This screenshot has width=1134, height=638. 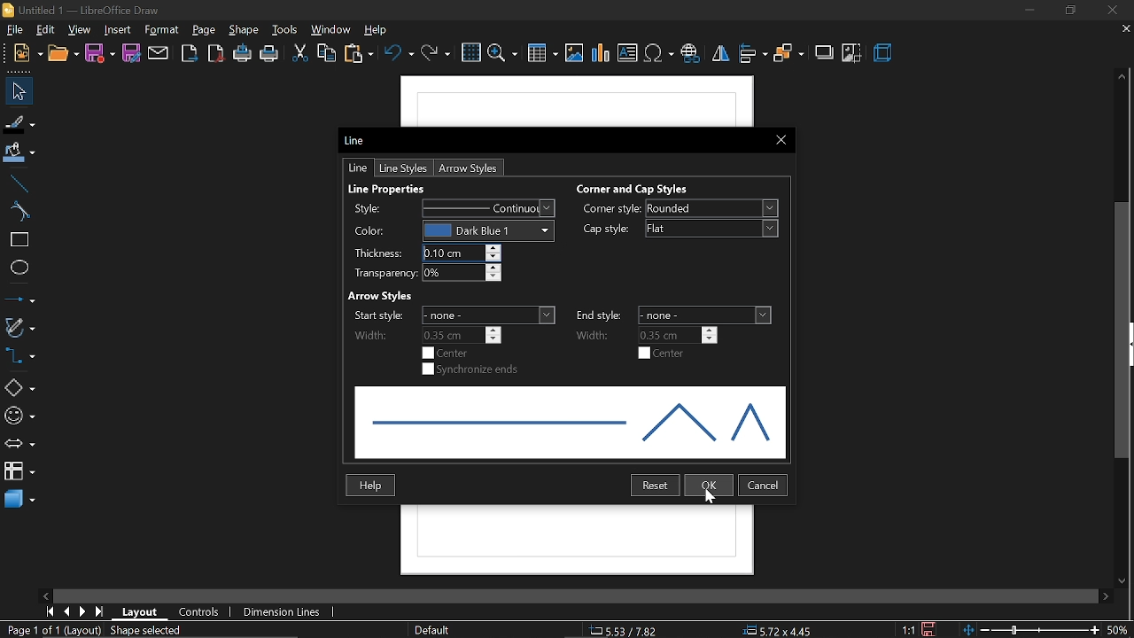 I want to click on controls, so click(x=204, y=613).